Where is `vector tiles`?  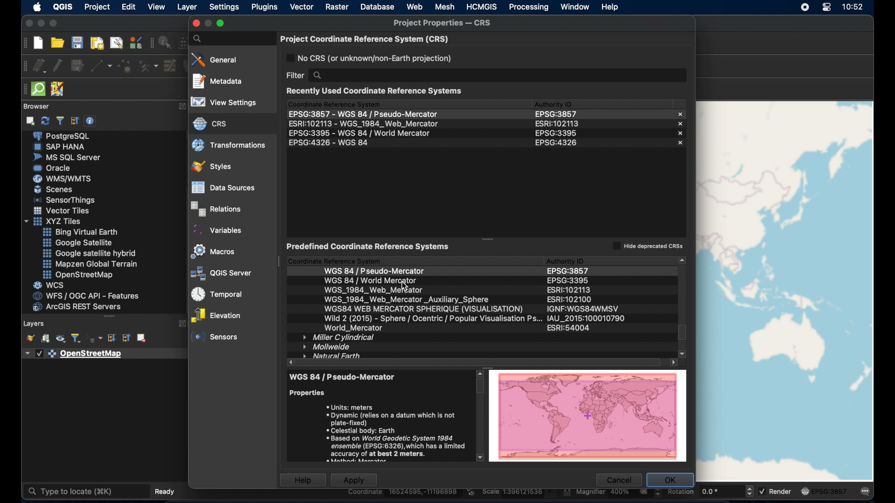
vector tiles is located at coordinates (62, 211).